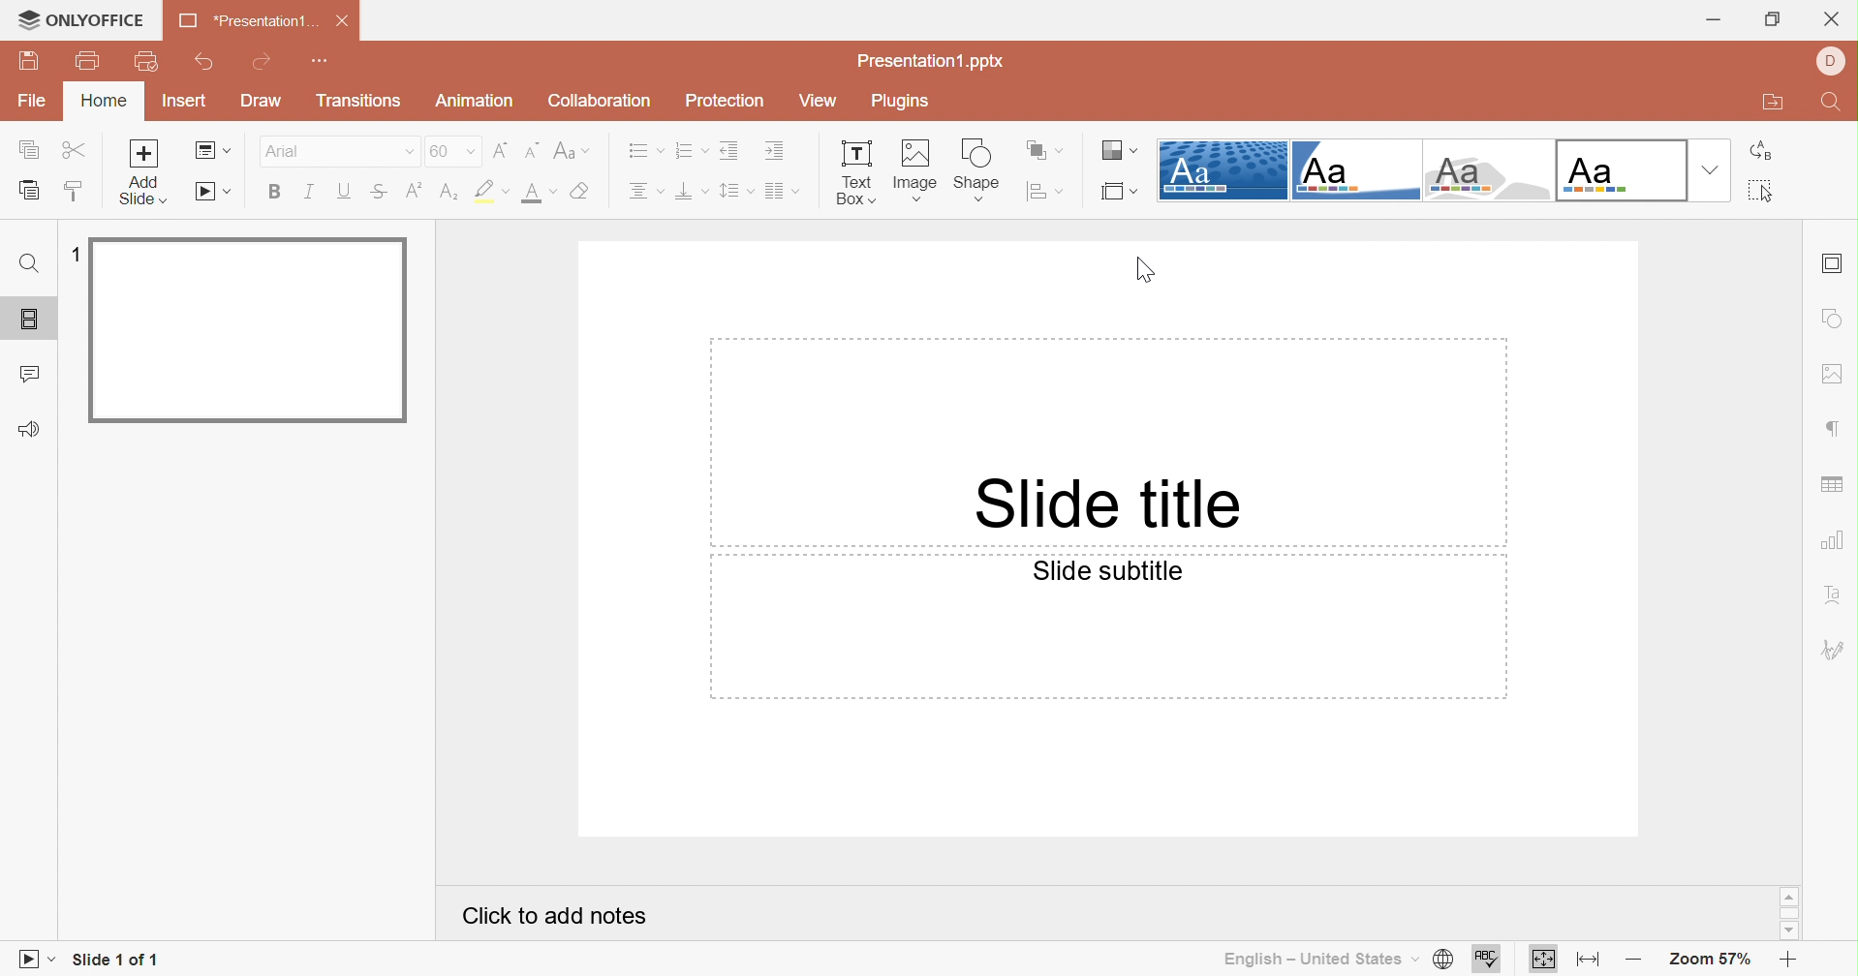 The image size is (1858, 976). Describe the element at coordinates (1788, 895) in the screenshot. I see `Scroll up` at that location.